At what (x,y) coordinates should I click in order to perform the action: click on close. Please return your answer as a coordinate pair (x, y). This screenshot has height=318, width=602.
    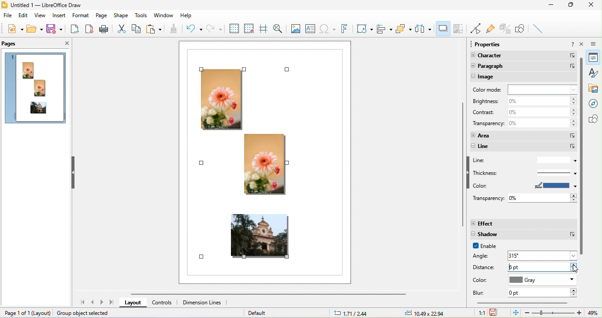
    Looking at the image, I should click on (594, 5).